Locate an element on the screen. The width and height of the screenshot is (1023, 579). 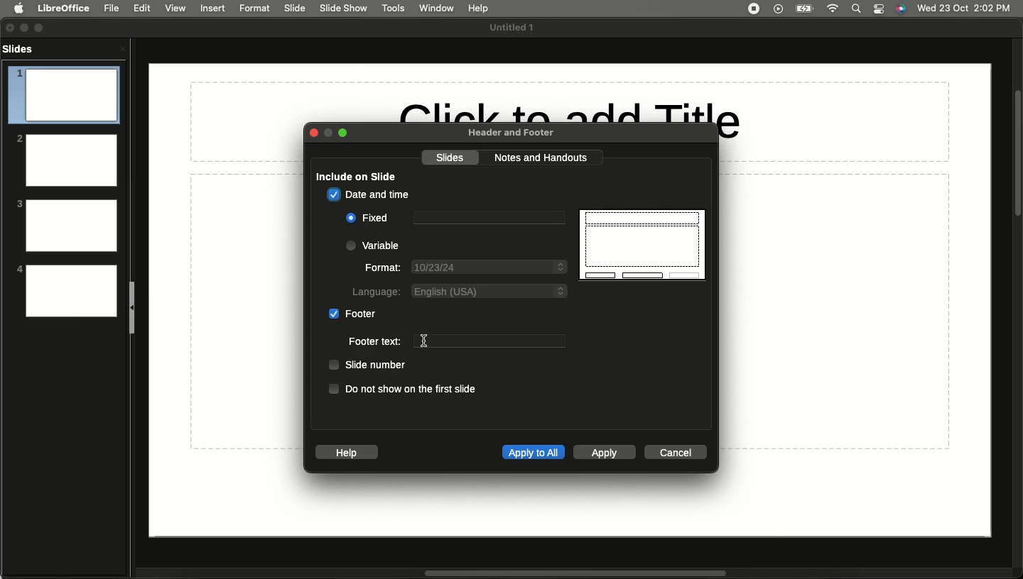
Apply is located at coordinates (603, 453).